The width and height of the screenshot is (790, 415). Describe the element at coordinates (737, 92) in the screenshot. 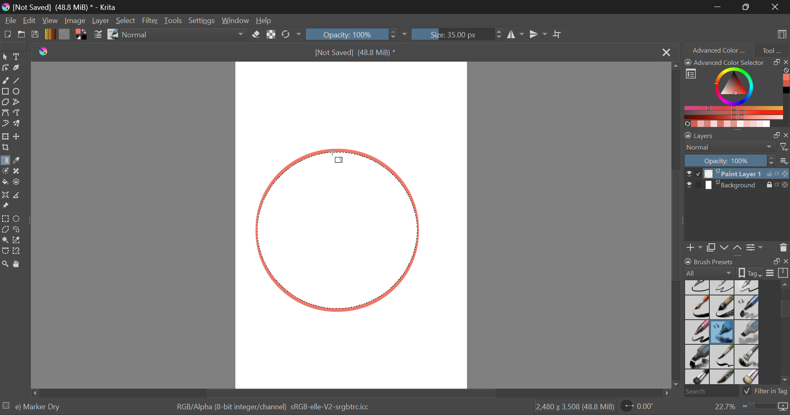

I see `Advanced Color Selector` at that location.